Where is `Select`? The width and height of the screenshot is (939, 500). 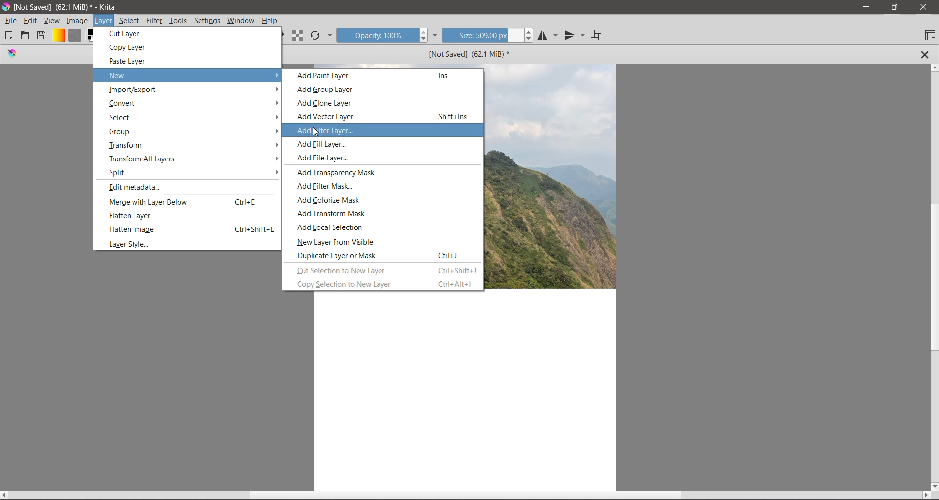
Select is located at coordinates (129, 21).